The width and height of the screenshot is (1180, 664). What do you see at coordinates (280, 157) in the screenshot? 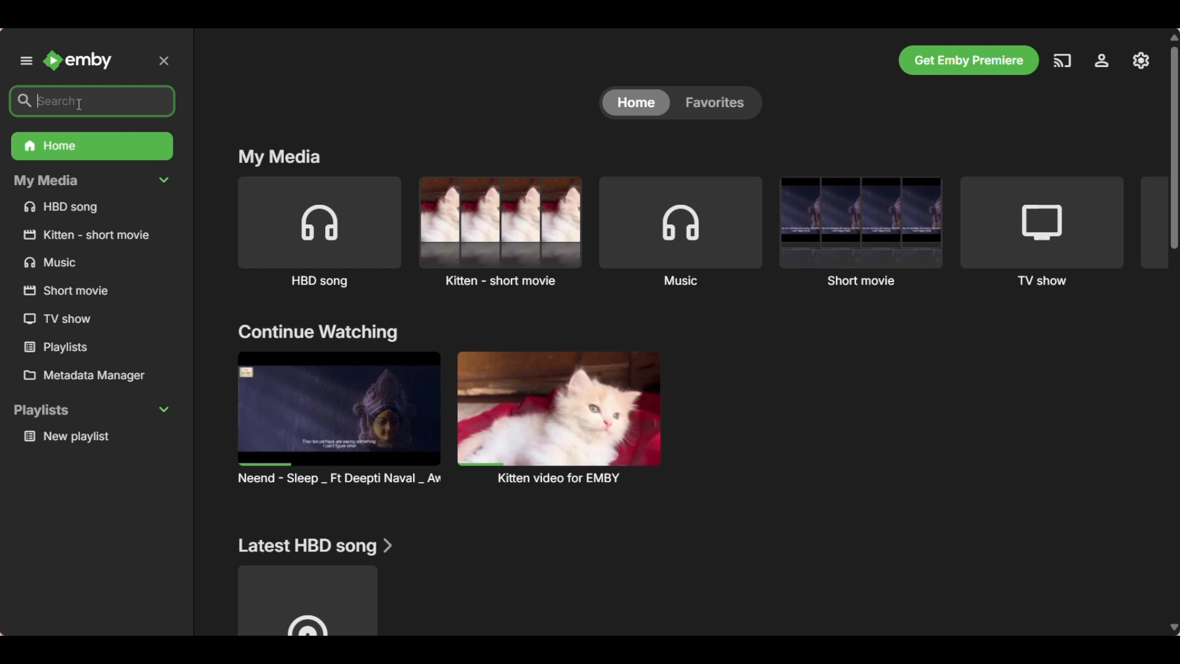
I see `Section title` at bounding box center [280, 157].